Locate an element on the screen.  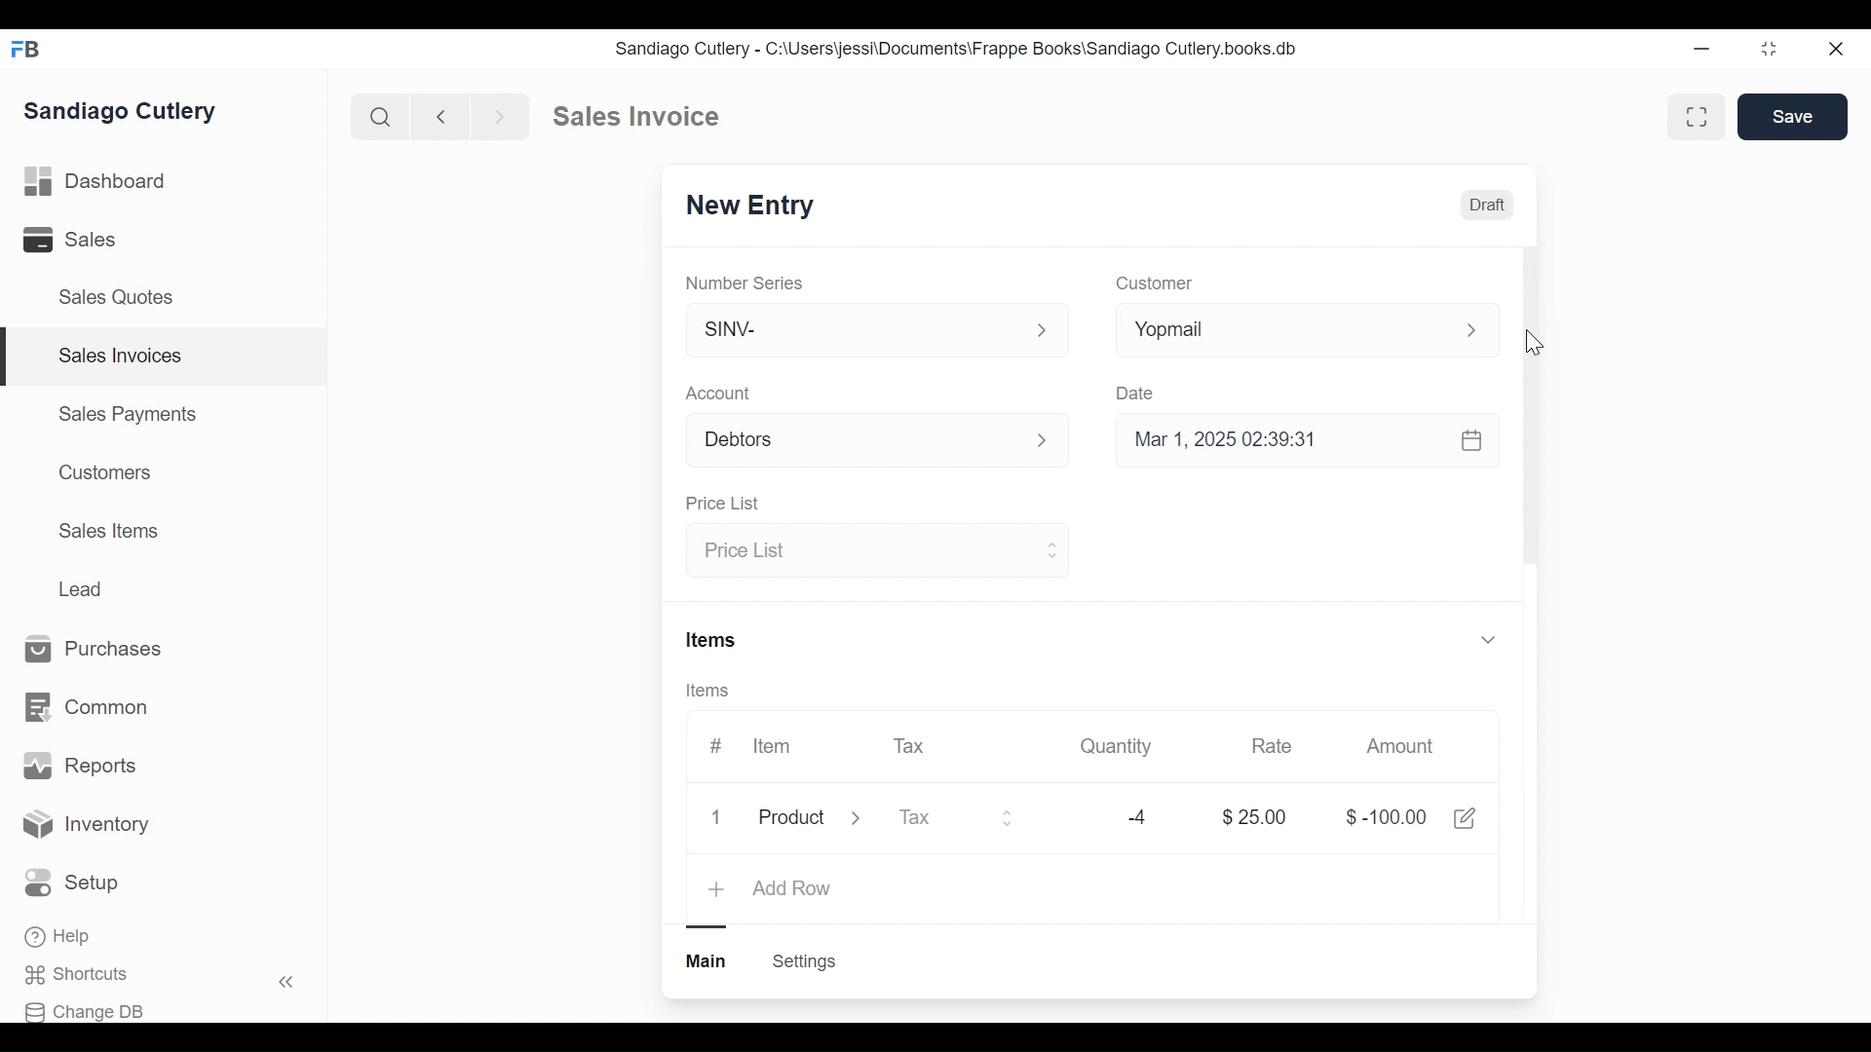
Sandiago Cutlery is located at coordinates (121, 109).